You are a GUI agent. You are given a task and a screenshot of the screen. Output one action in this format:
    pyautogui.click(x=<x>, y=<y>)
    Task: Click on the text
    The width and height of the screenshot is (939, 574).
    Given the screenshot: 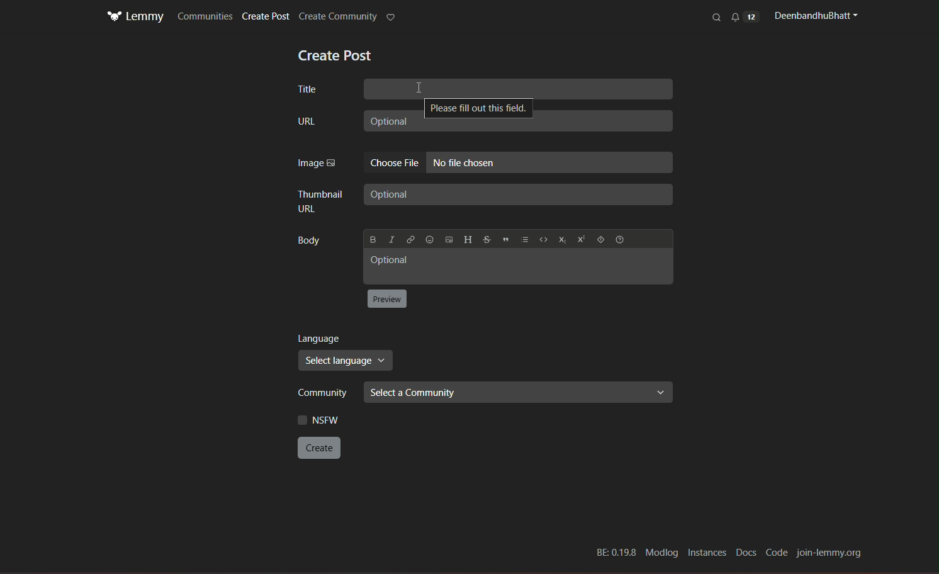 What is the action you would take?
    pyautogui.click(x=335, y=56)
    